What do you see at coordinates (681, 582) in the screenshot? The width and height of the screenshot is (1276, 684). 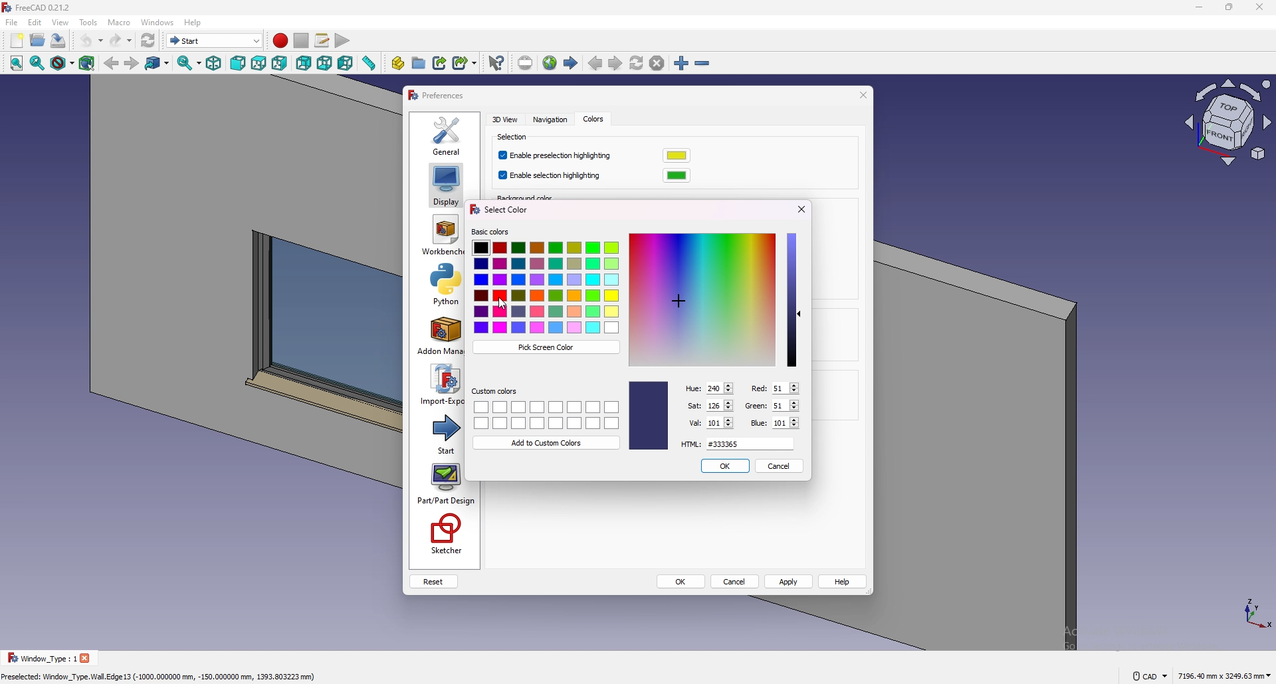 I see `ok` at bounding box center [681, 582].